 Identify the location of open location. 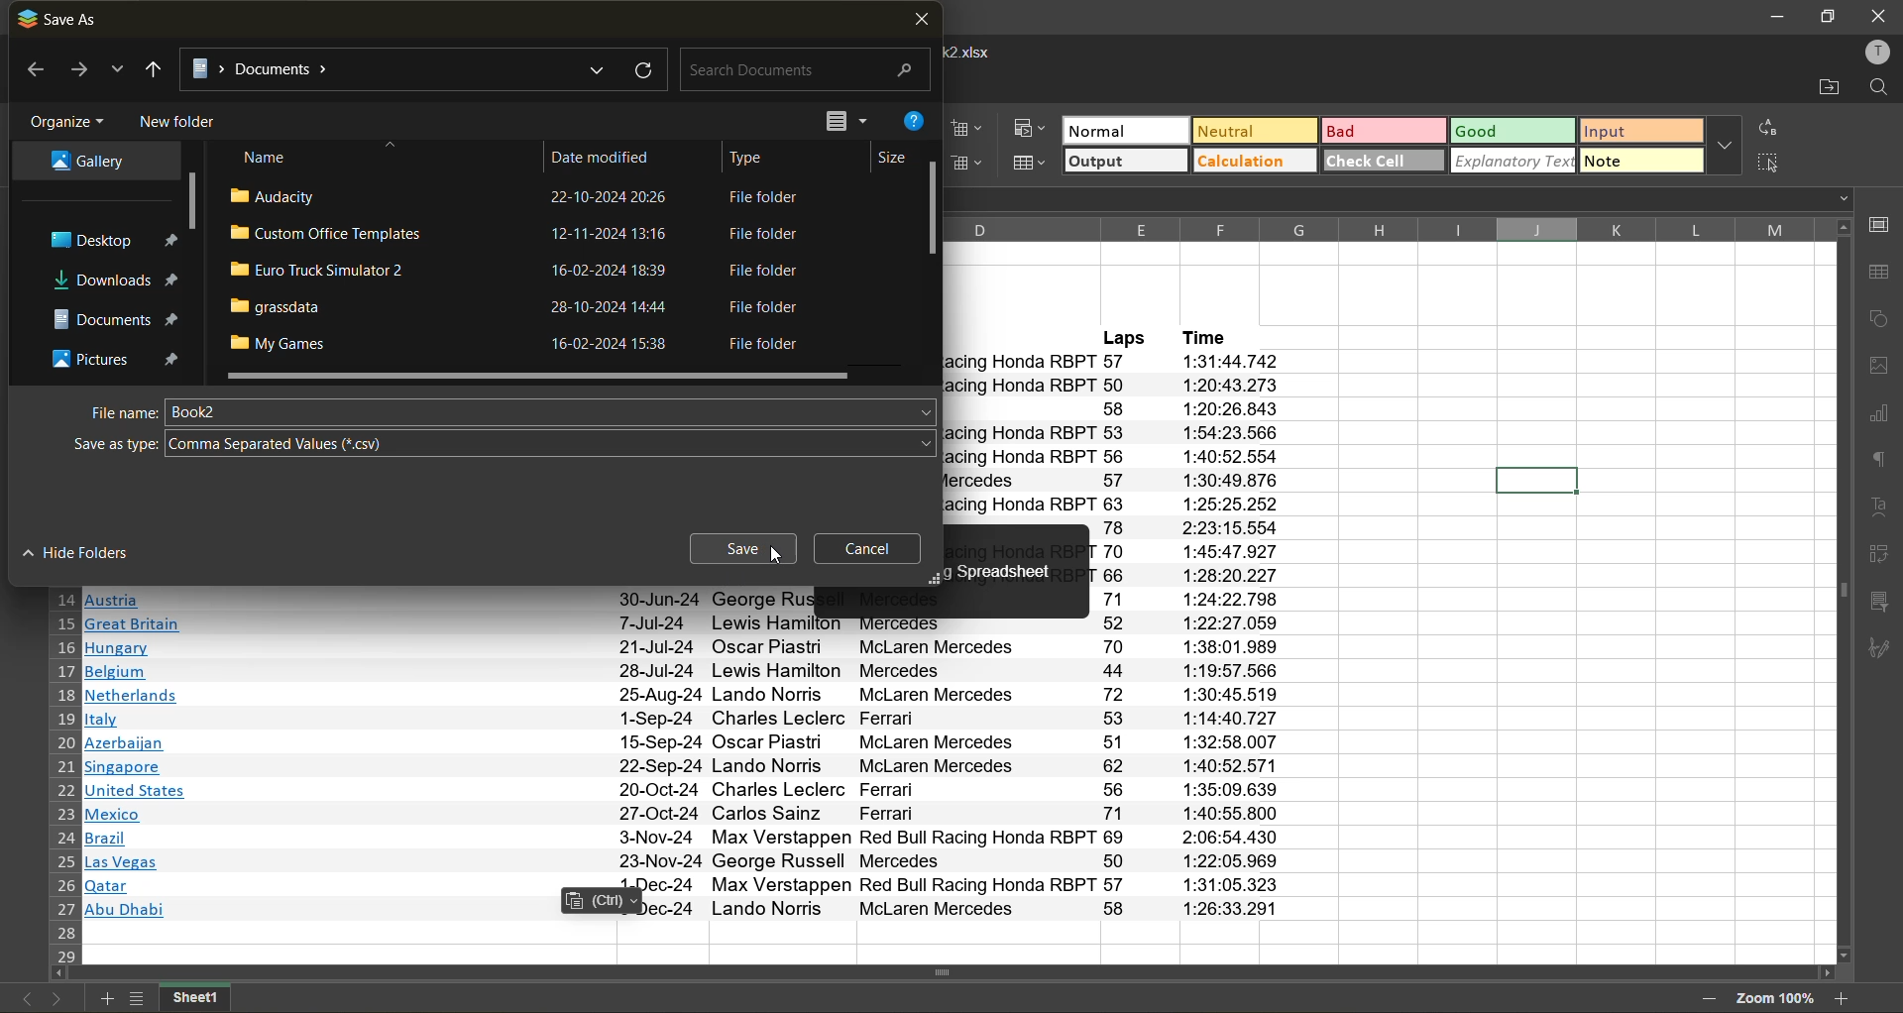
(1820, 85).